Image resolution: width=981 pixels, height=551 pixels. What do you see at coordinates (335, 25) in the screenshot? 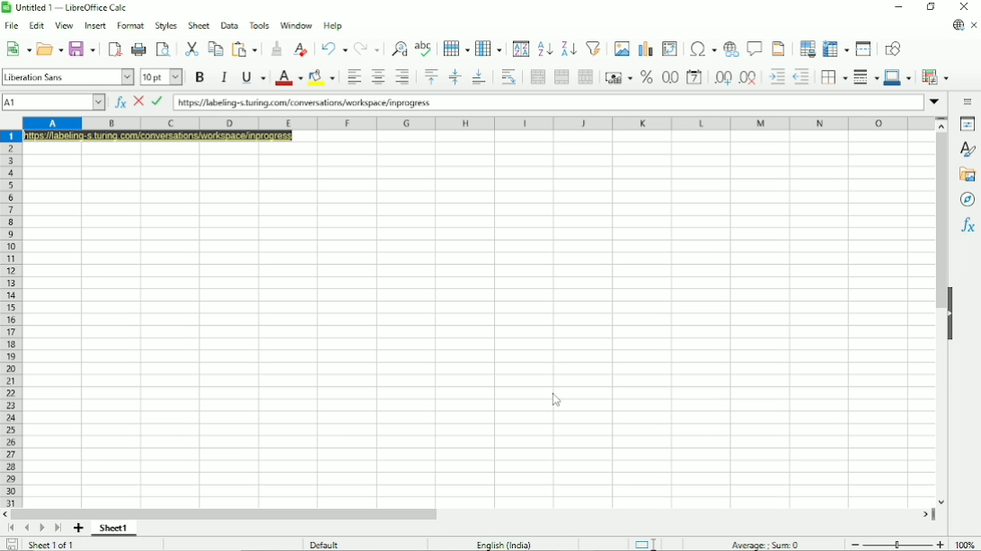
I see `help` at bounding box center [335, 25].